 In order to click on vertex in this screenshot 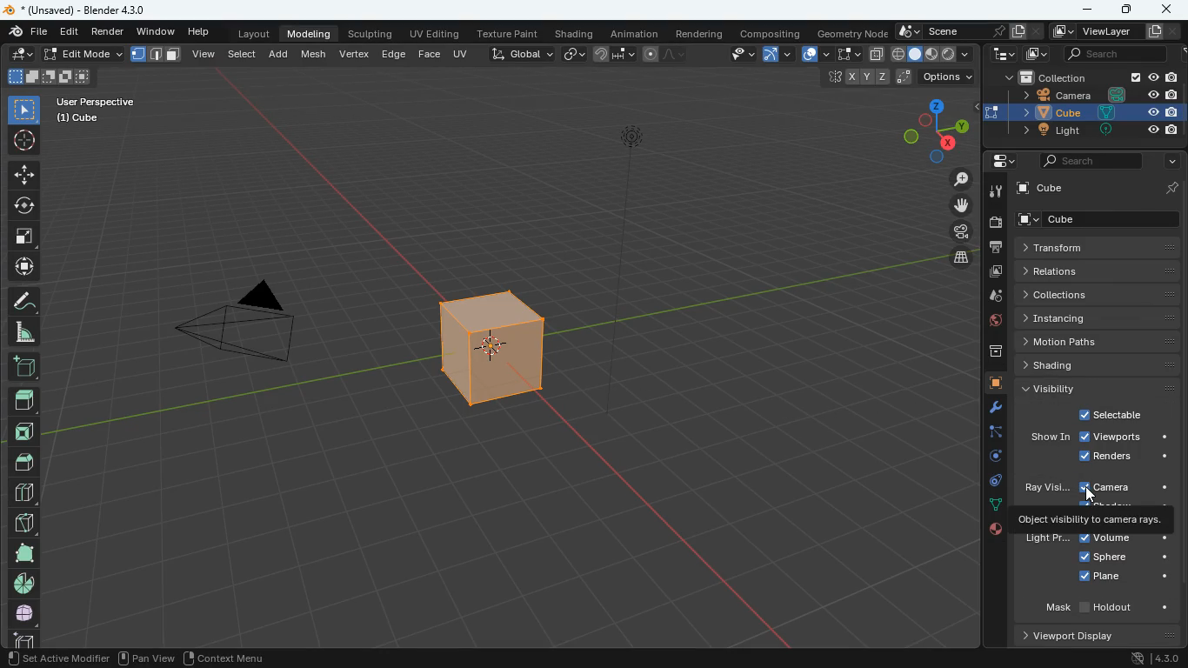, I will do `click(354, 57)`.